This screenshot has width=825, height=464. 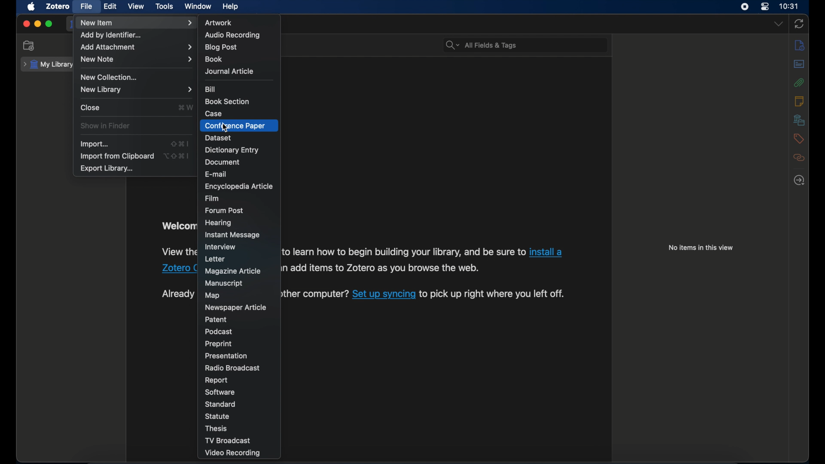 What do you see at coordinates (700, 248) in the screenshot?
I see `no items in this view` at bounding box center [700, 248].